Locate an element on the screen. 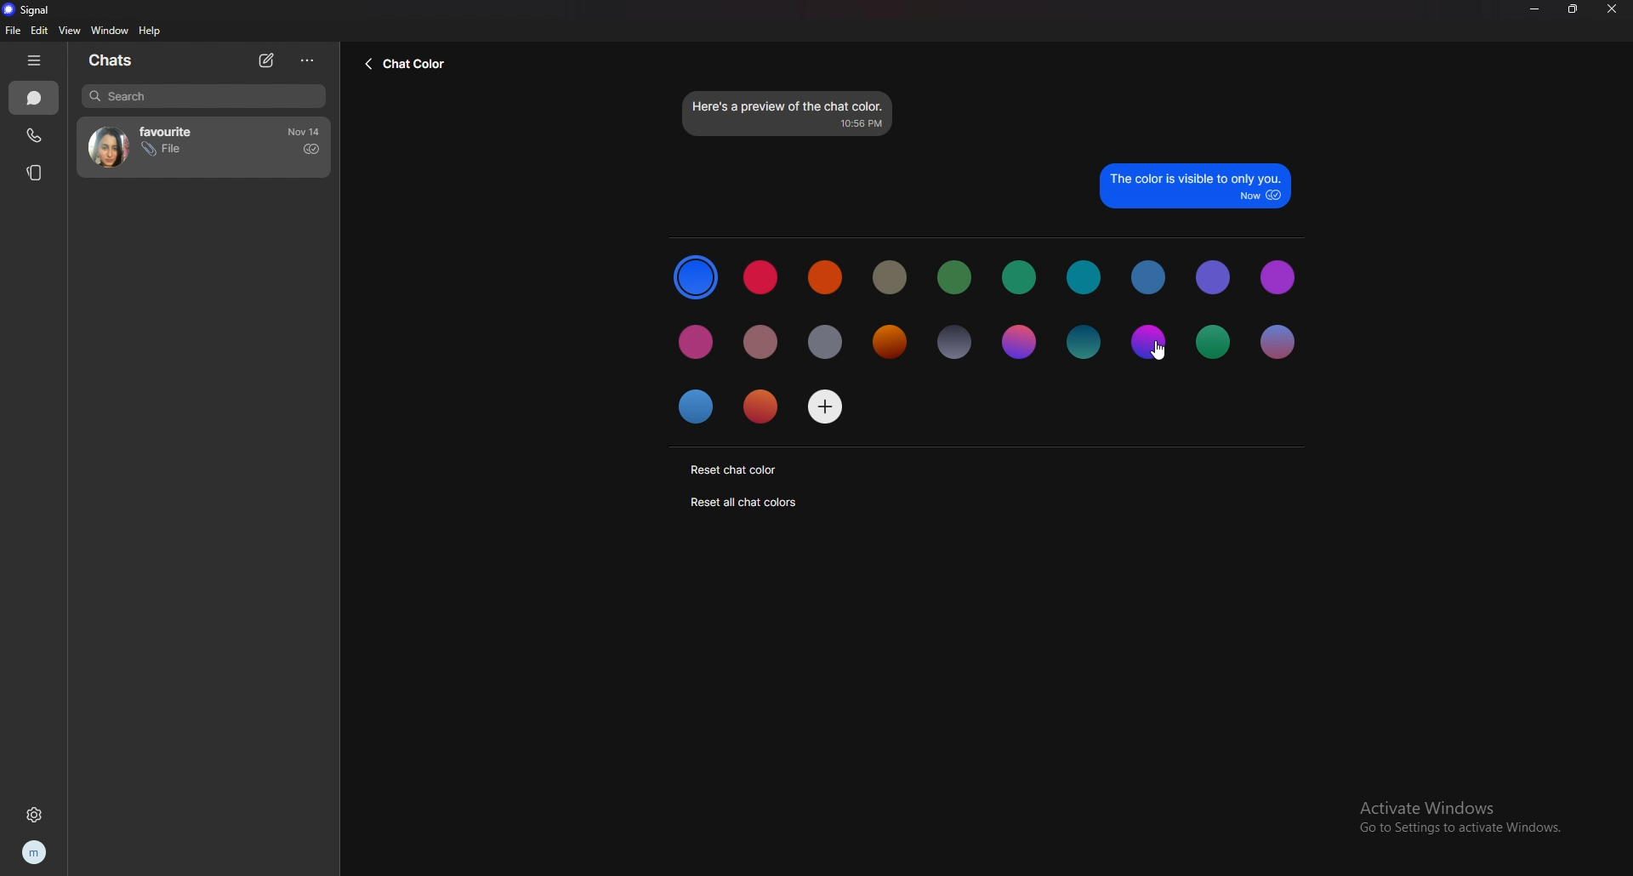 Image resolution: width=1633 pixels, height=876 pixels. color is located at coordinates (953, 344).